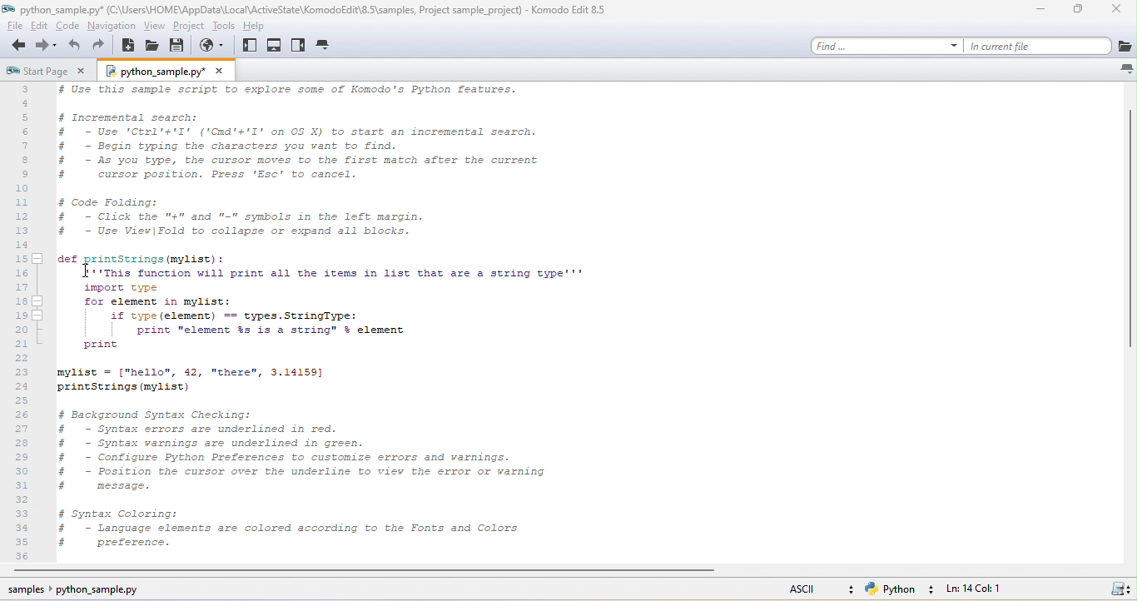  What do you see at coordinates (325, 46) in the screenshot?
I see `tab` at bounding box center [325, 46].